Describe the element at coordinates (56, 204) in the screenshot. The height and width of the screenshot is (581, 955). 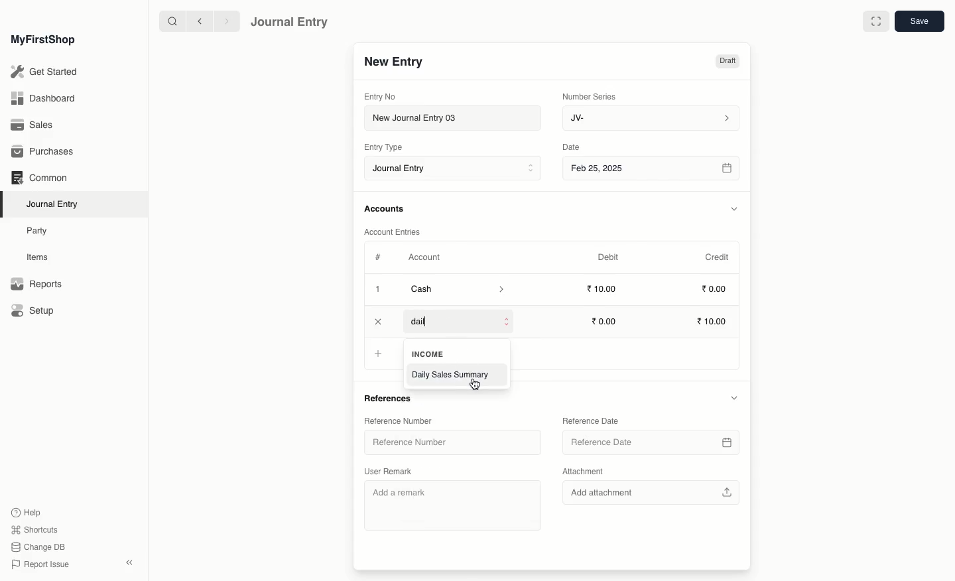
I see `Journal Entry` at that location.